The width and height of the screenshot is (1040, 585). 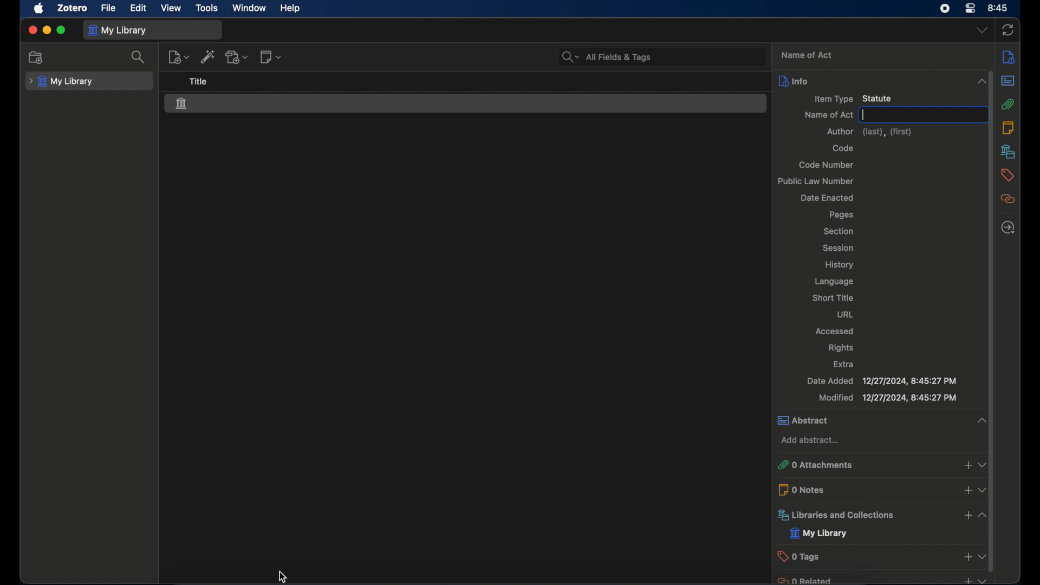 I want to click on view, so click(x=171, y=8).